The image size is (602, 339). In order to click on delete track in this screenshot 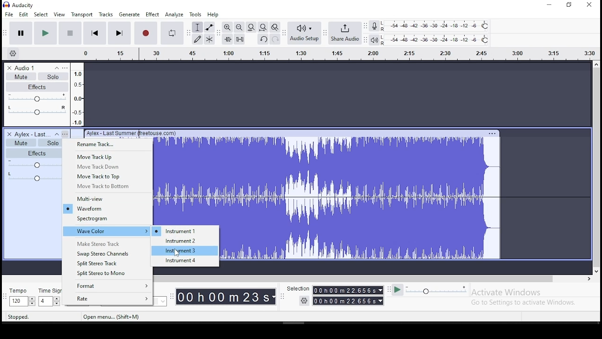, I will do `click(9, 68)`.